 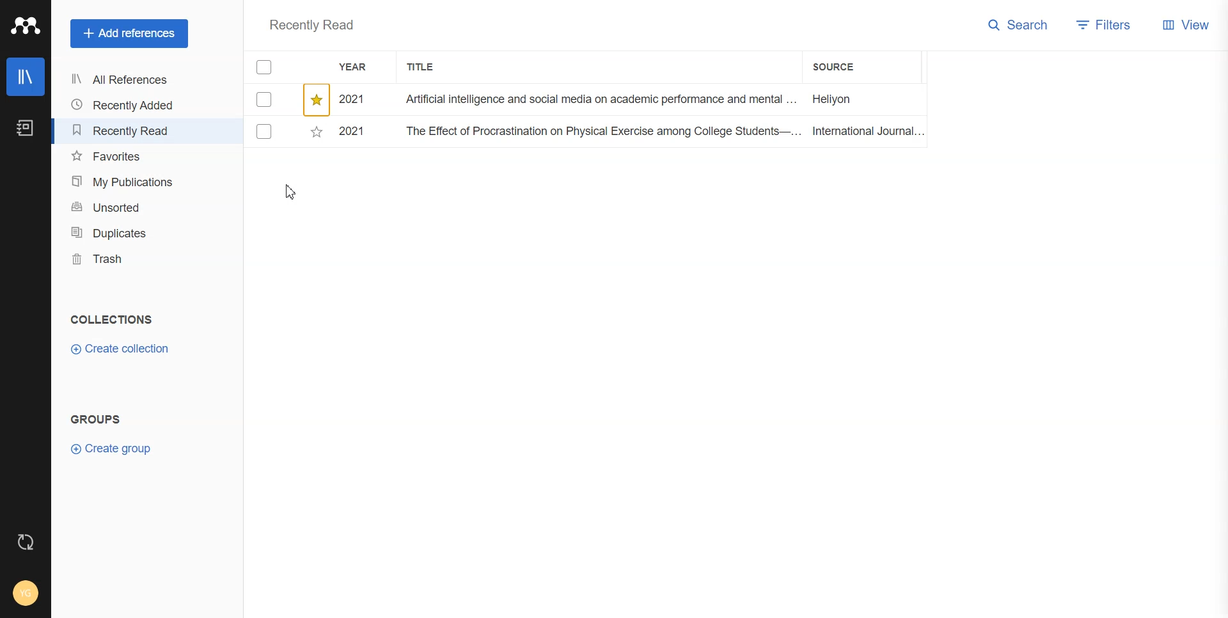 What do you see at coordinates (126, 130) in the screenshot?
I see `Recently Read` at bounding box center [126, 130].